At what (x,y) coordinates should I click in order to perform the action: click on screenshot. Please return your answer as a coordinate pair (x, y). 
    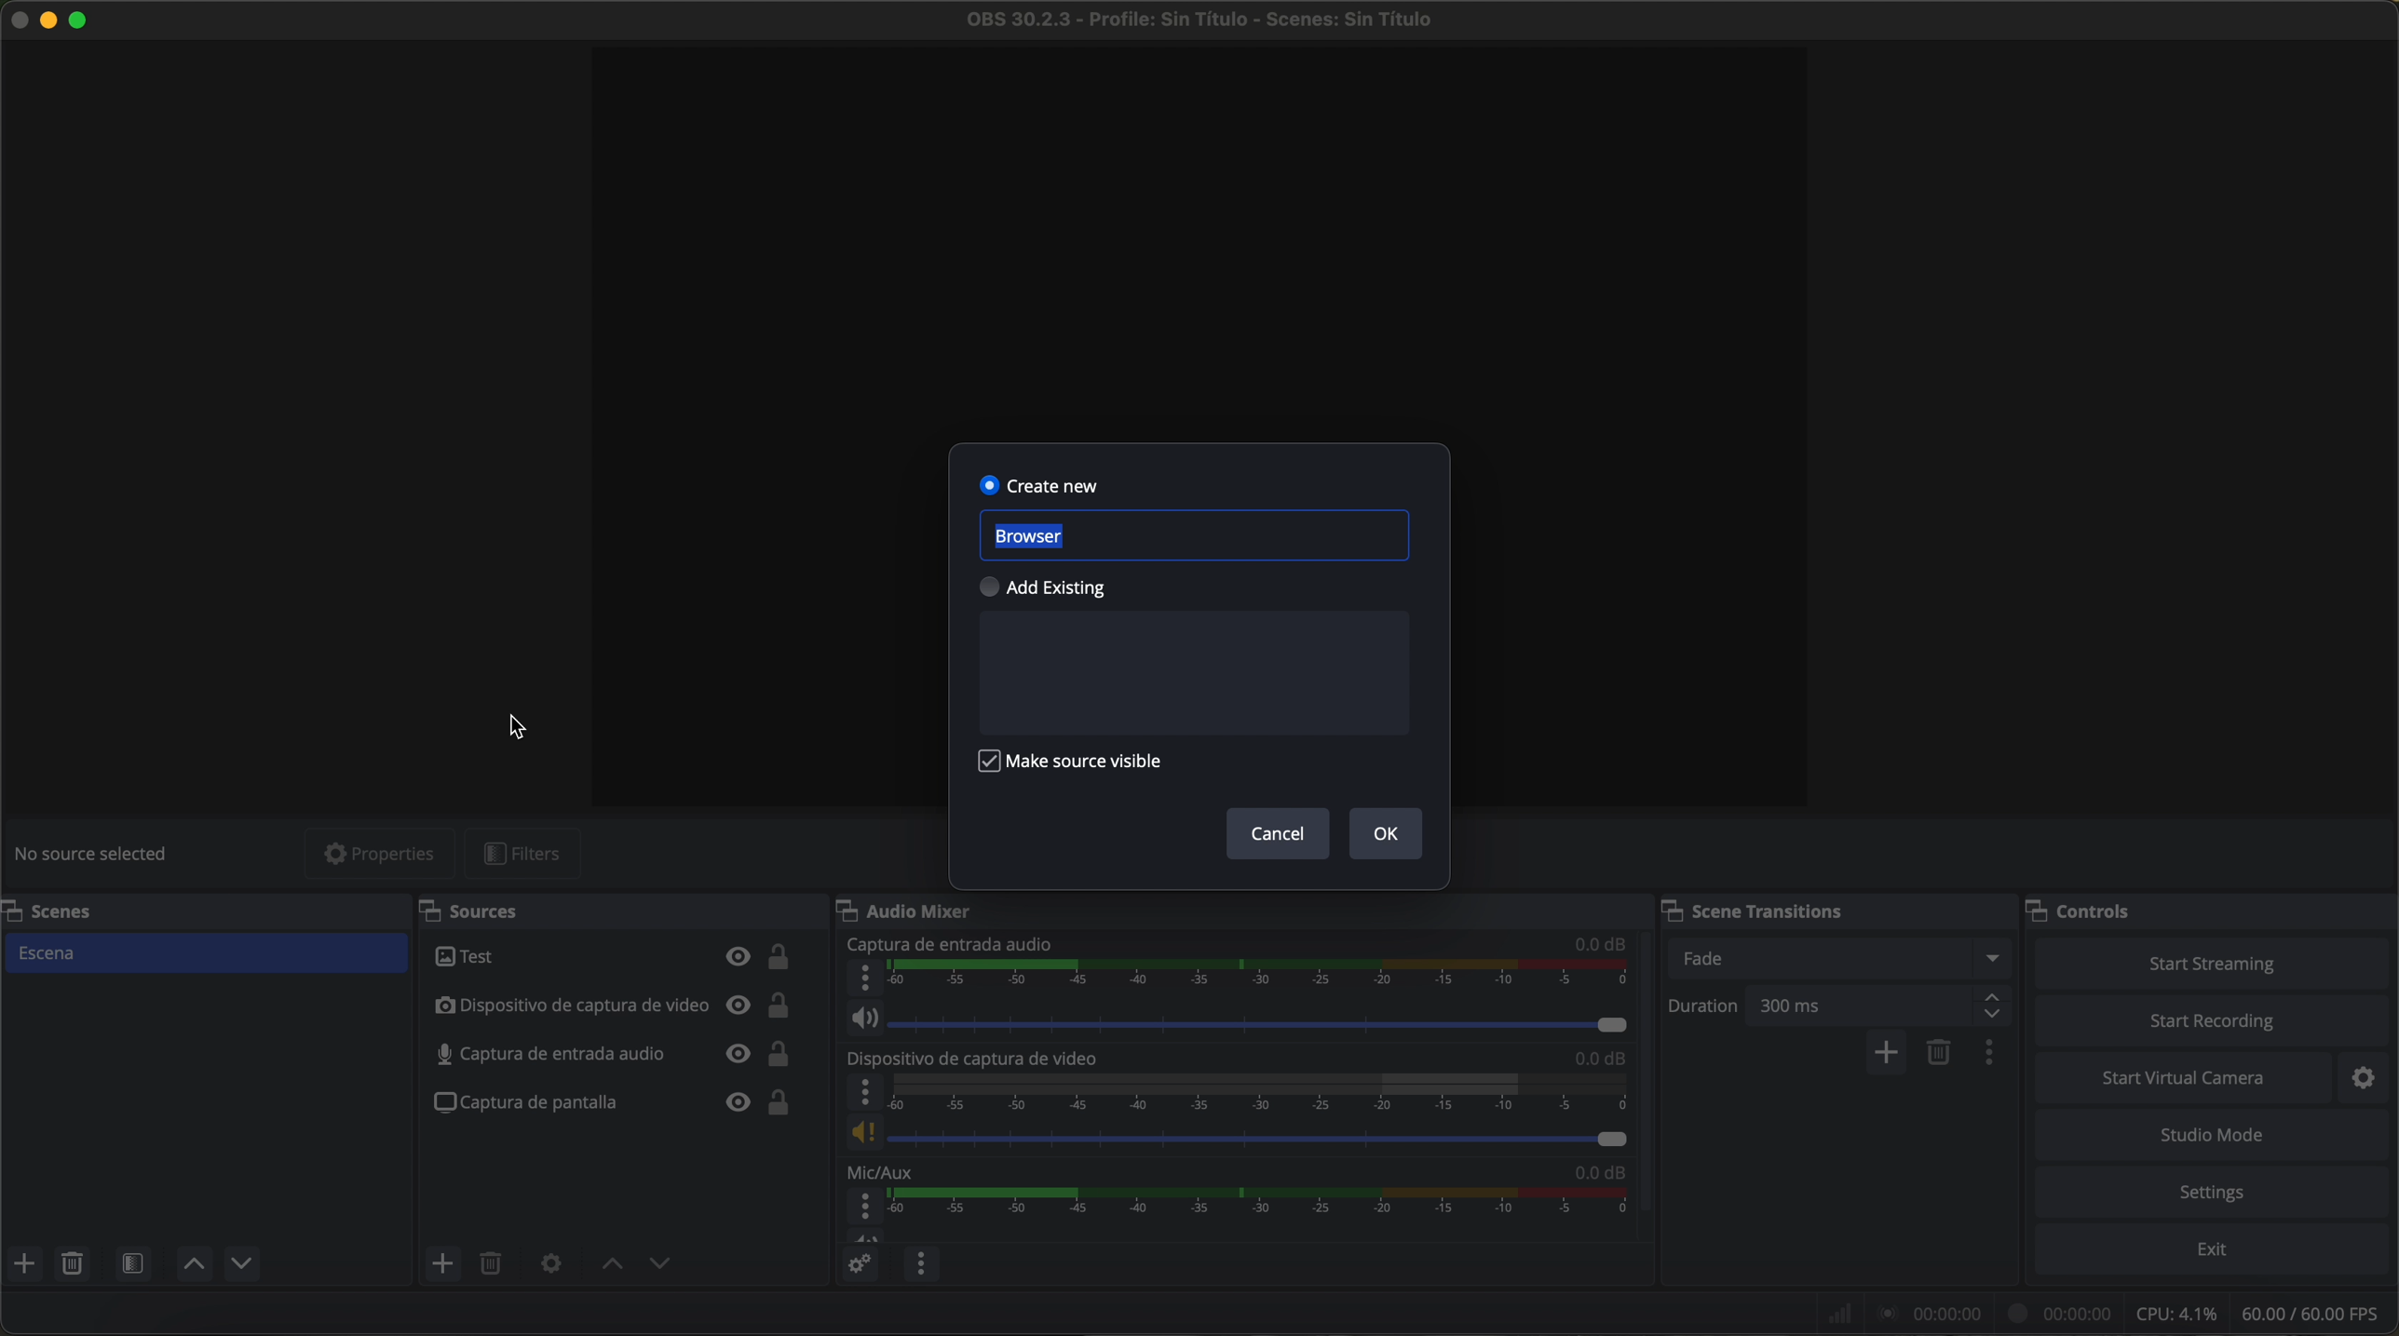
    Looking at the image, I should click on (615, 1102).